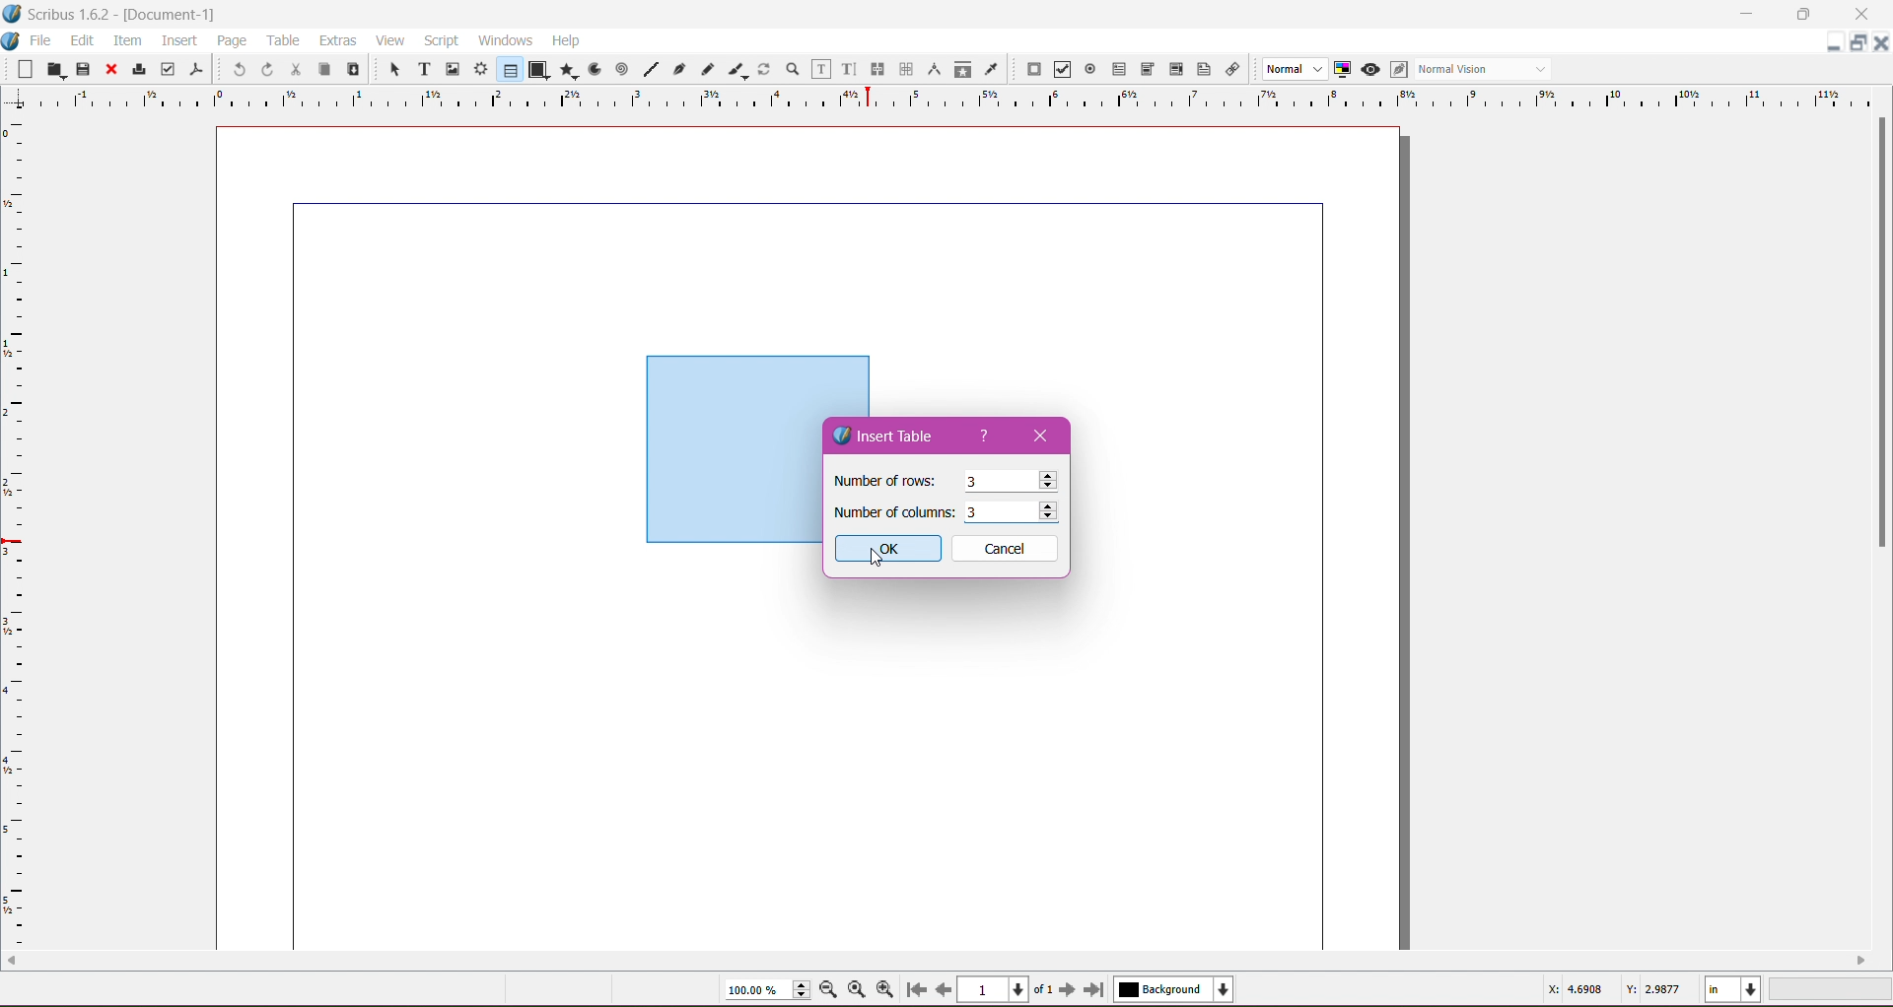  What do you see at coordinates (915, 992) in the screenshot?
I see `First Page` at bounding box center [915, 992].